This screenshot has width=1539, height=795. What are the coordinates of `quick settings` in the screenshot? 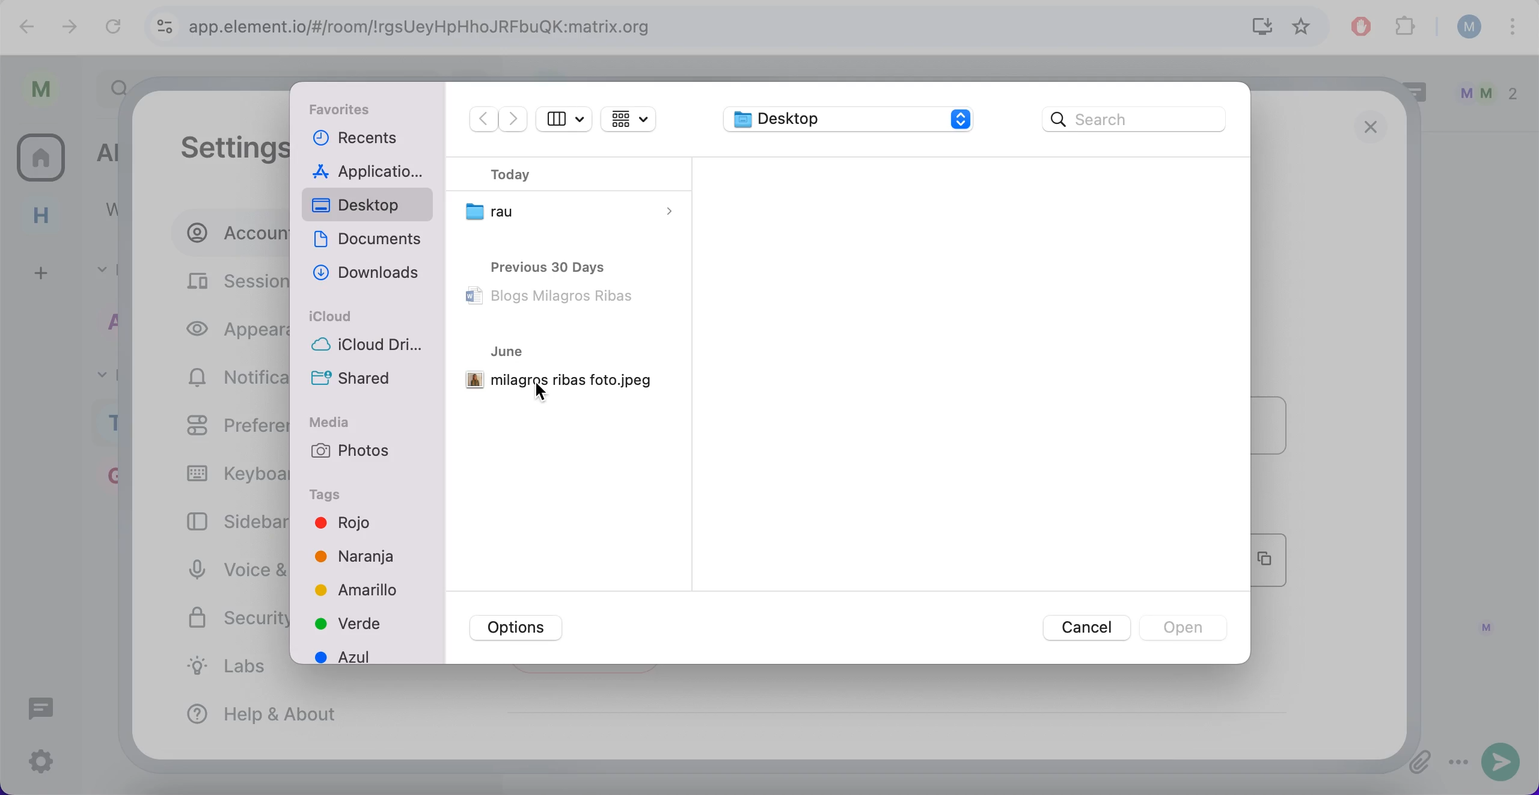 It's located at (43, 761).